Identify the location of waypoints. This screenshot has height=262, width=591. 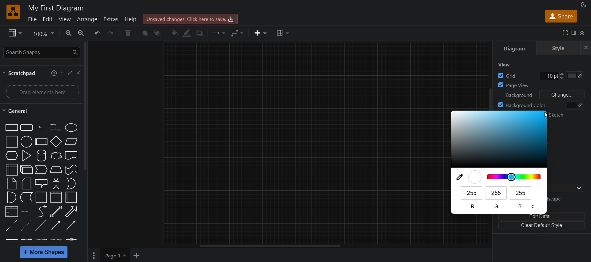
(238, 34).